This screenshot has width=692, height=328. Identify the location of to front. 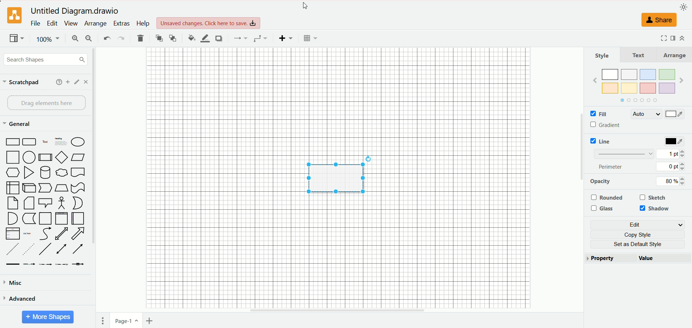
(160, 38).